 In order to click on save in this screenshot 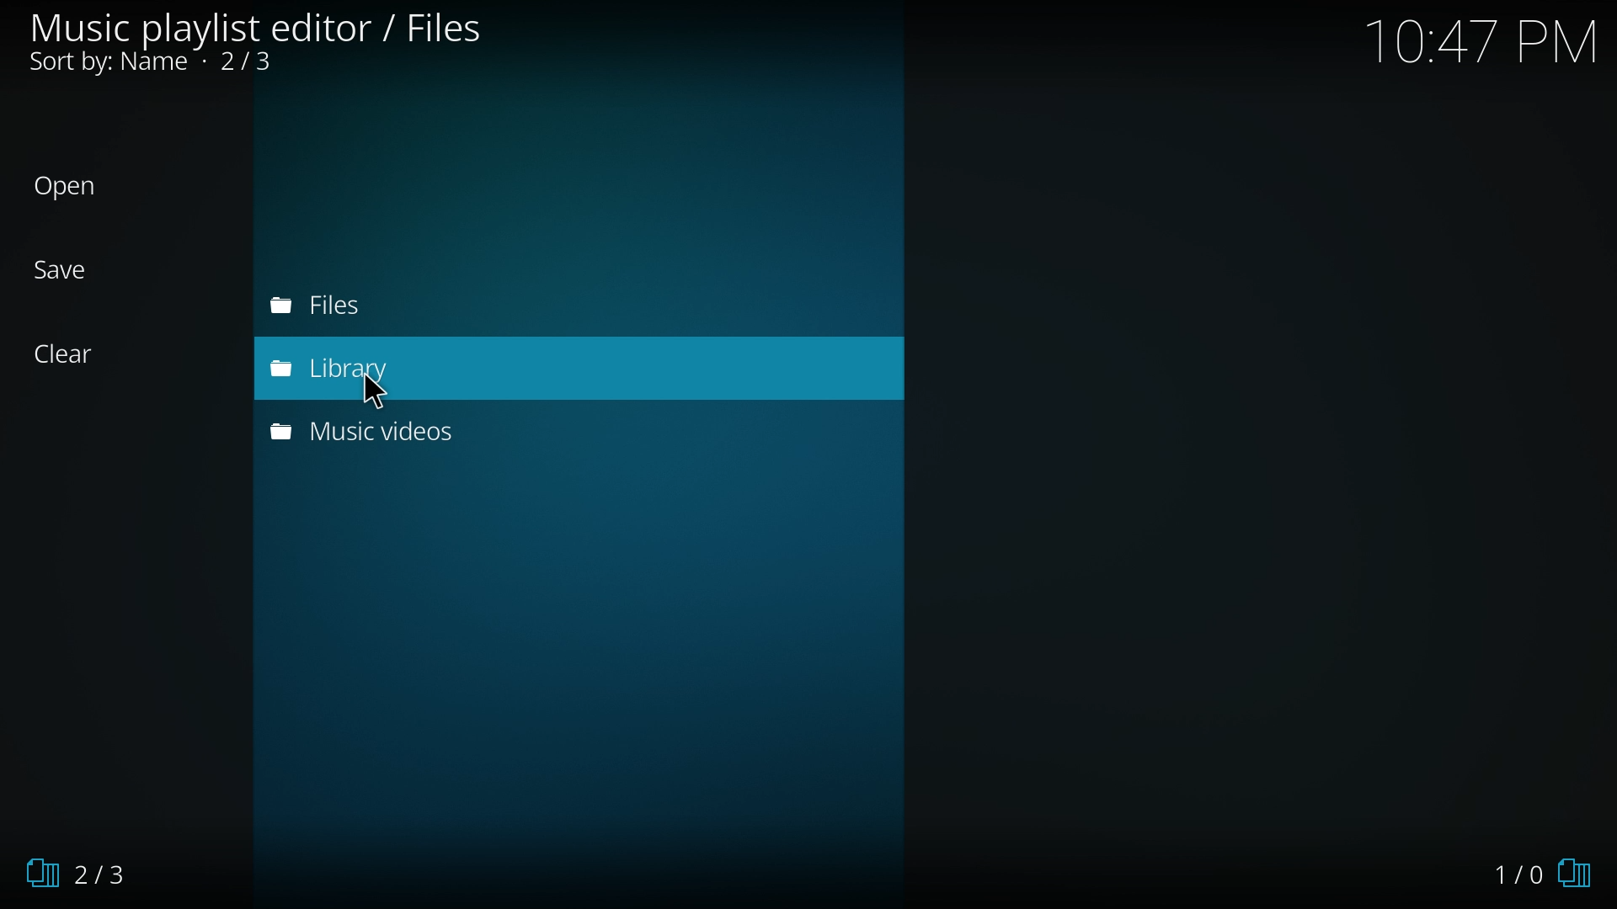, I will do `click(72, 272)`.